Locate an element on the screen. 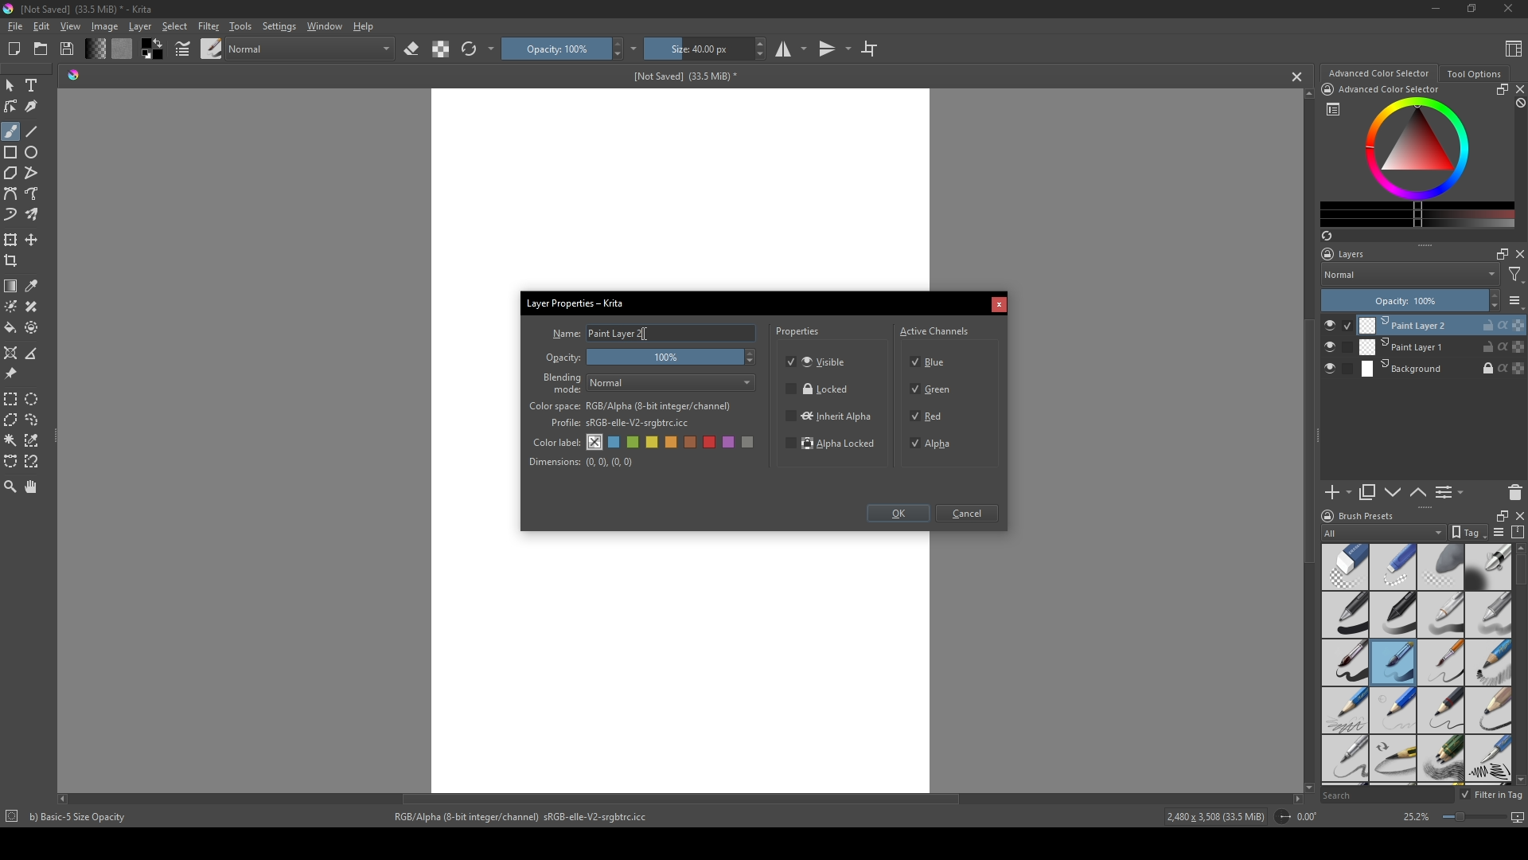 The image size is (1528, 860). standard eraser is located at coordinates (1344, 566).